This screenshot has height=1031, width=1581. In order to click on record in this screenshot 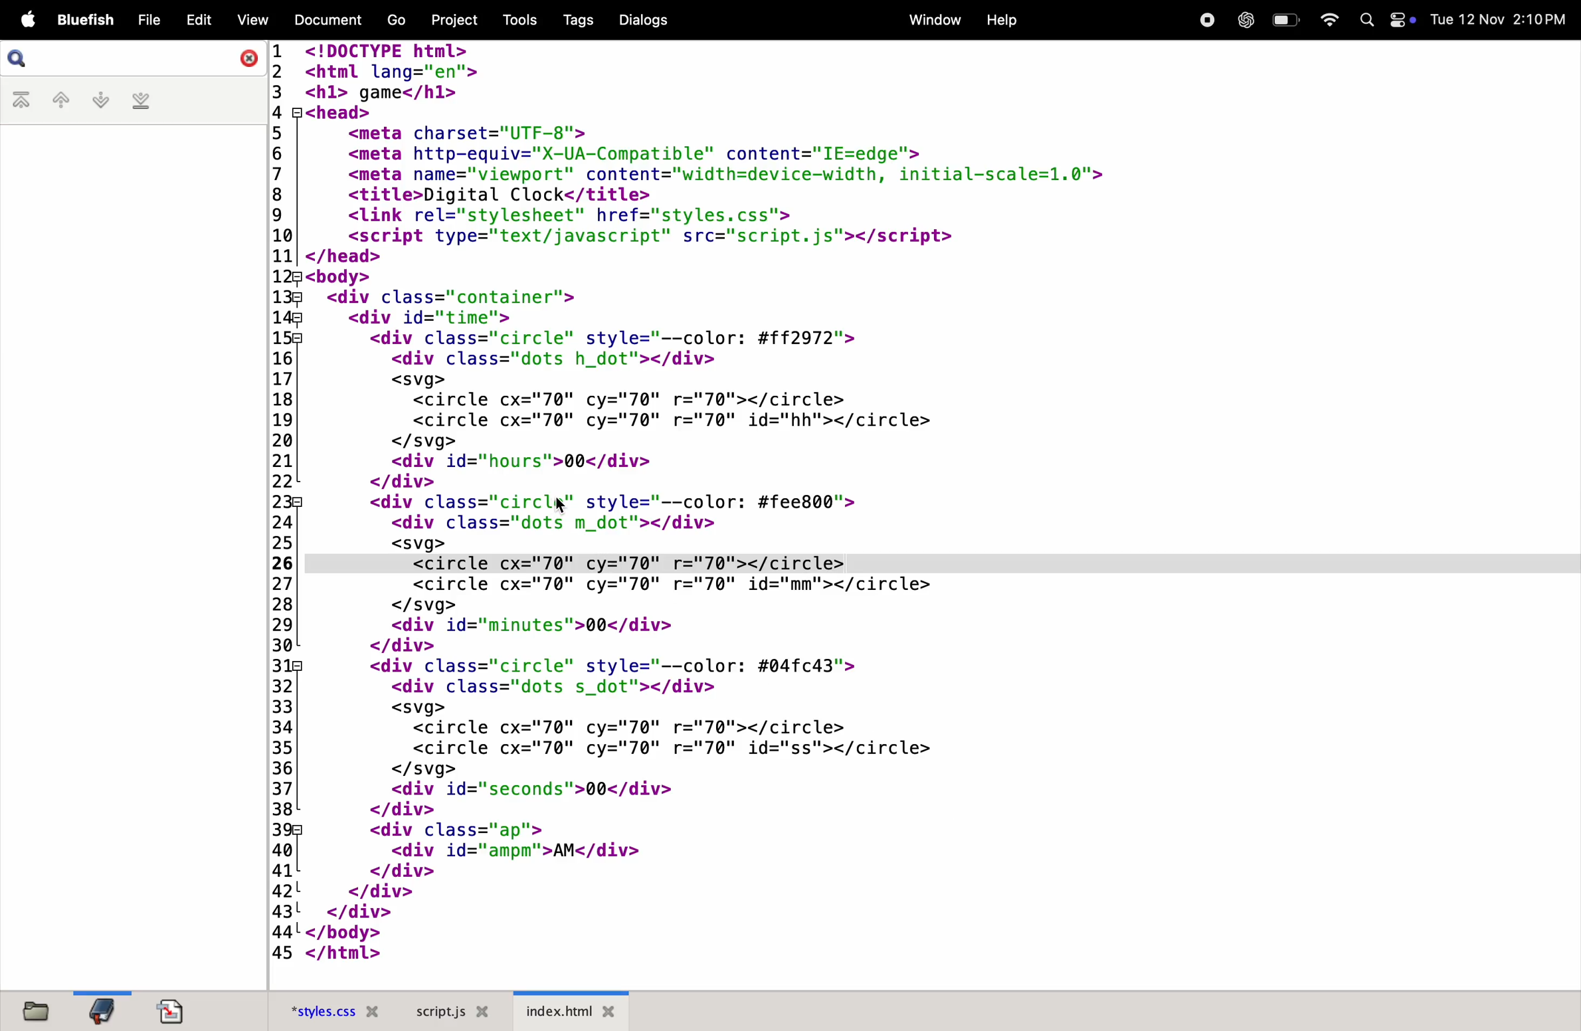, I will do `click(1206, 20)`.